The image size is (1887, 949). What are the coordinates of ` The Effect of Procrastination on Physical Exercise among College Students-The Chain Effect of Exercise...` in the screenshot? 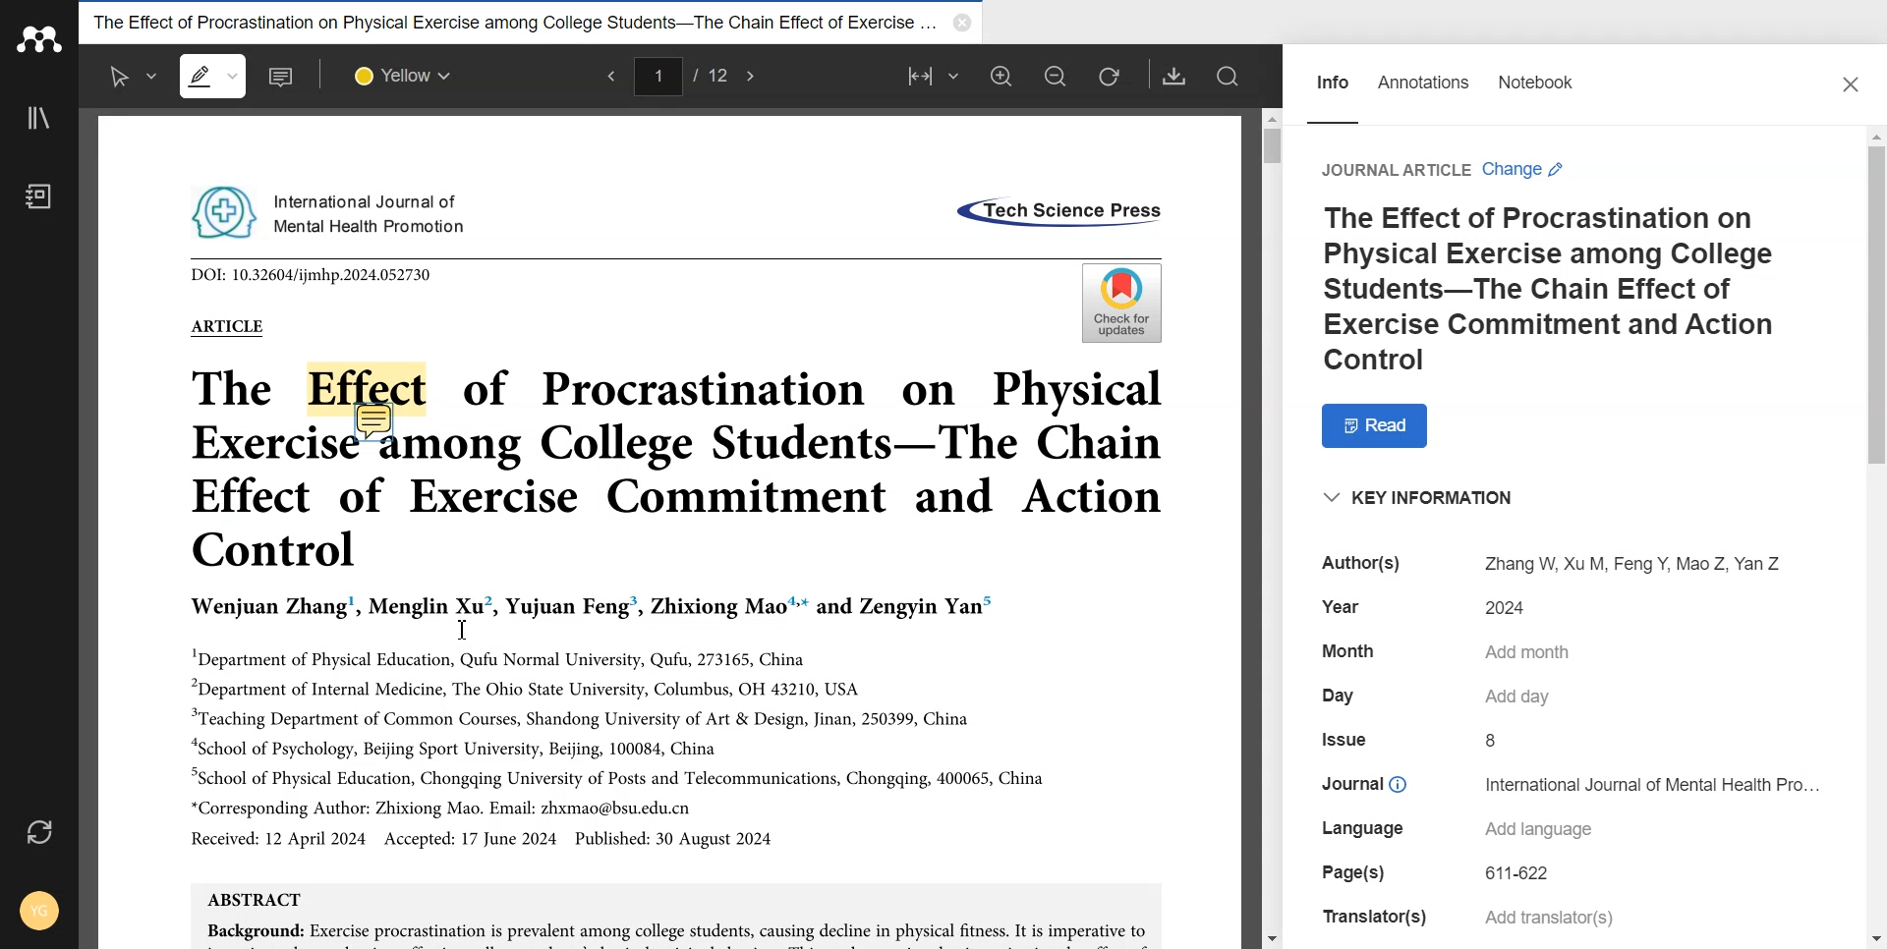 It's located at (507, 22).